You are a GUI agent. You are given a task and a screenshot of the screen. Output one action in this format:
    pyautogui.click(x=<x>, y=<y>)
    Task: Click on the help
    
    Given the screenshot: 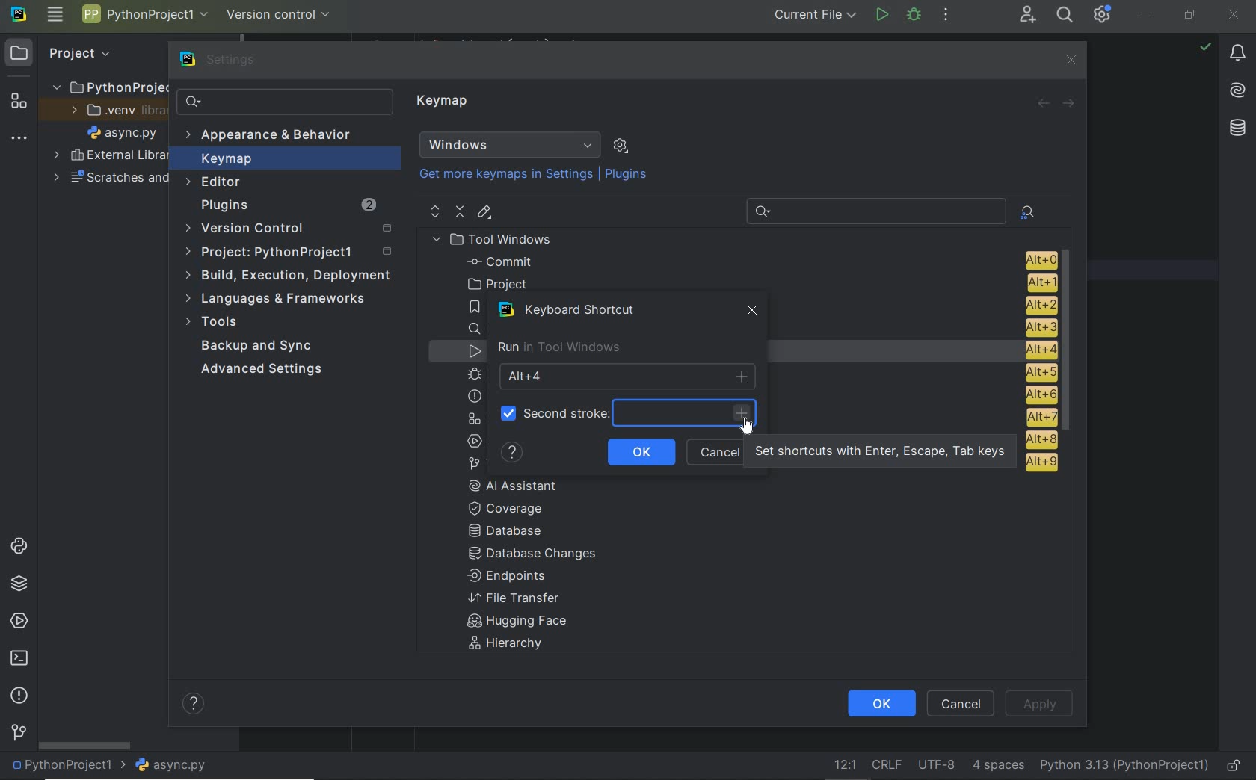 What is the action you would take?
    pyautogui.click(x=195, y=705)
    